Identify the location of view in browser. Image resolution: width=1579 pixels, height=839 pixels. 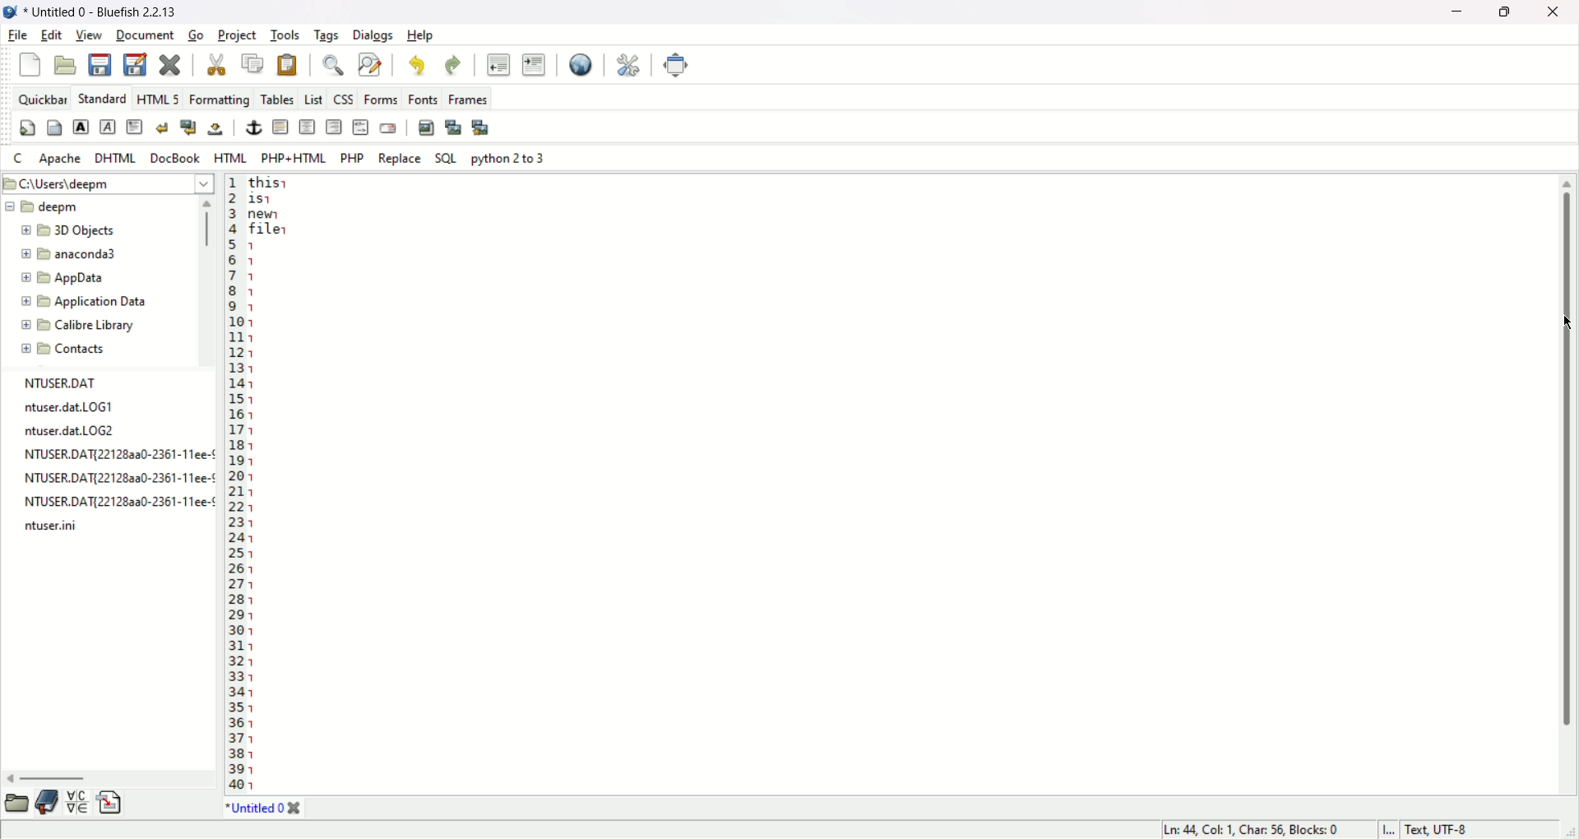
(580, 65).